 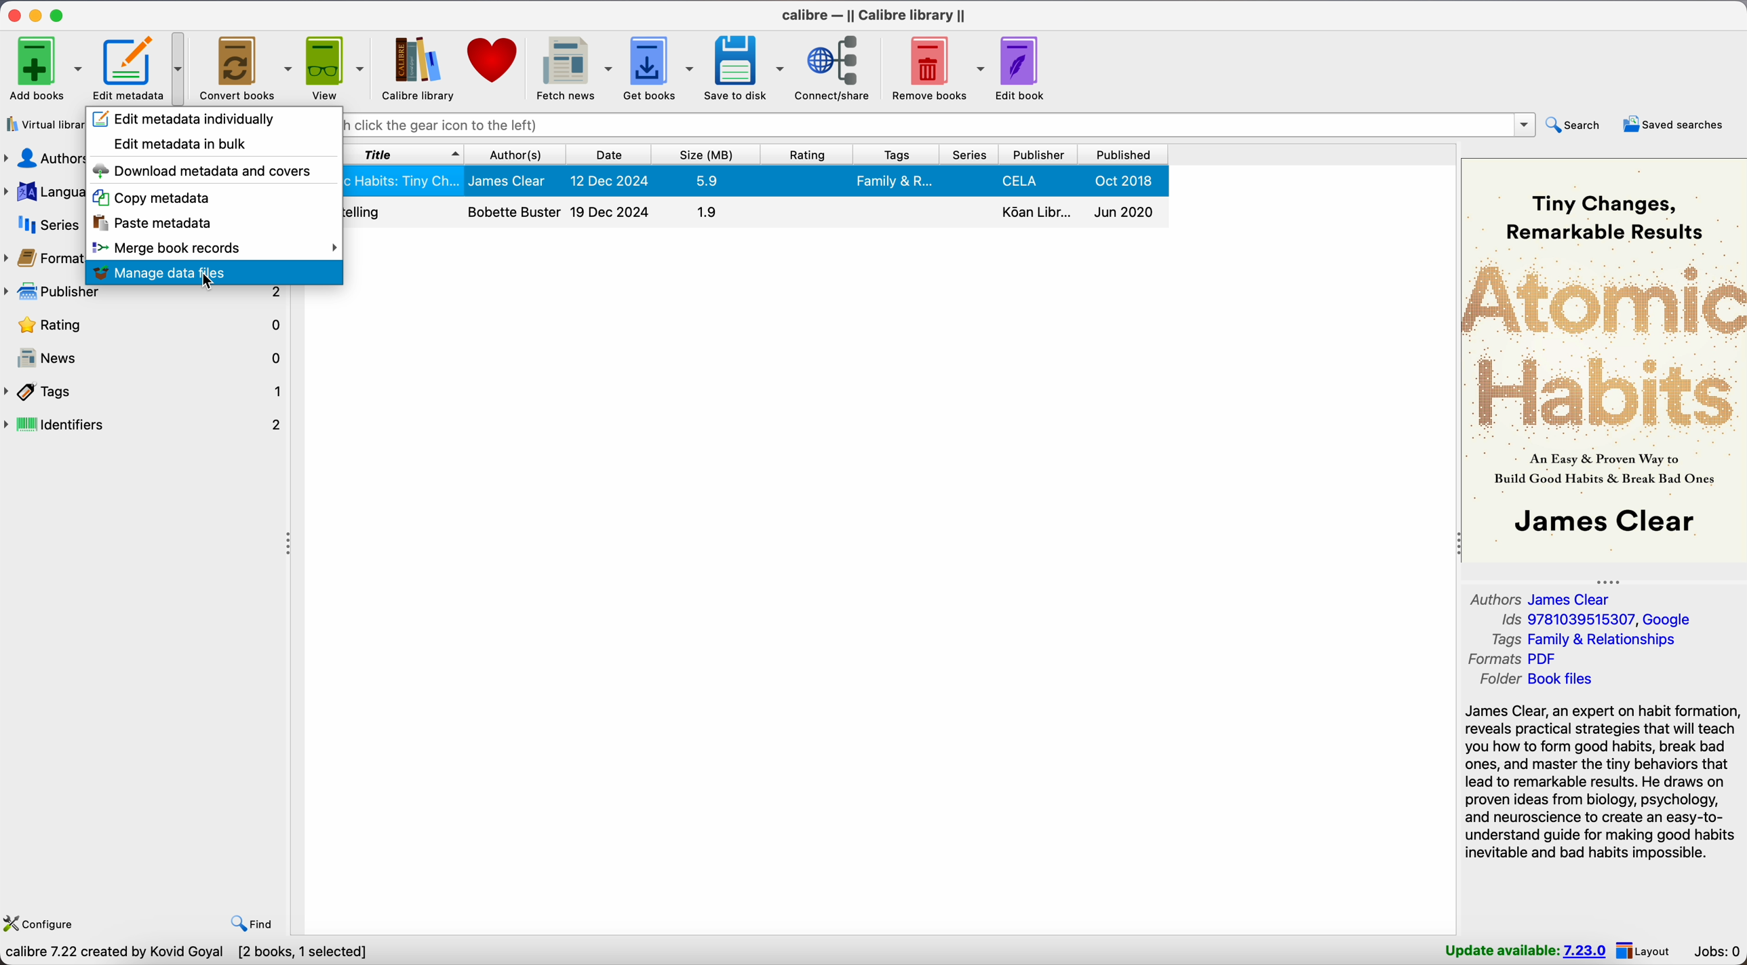 What do you see at coordinates (707, 155) in the screenshot?
I see `size` at bounding box center [707, 155].